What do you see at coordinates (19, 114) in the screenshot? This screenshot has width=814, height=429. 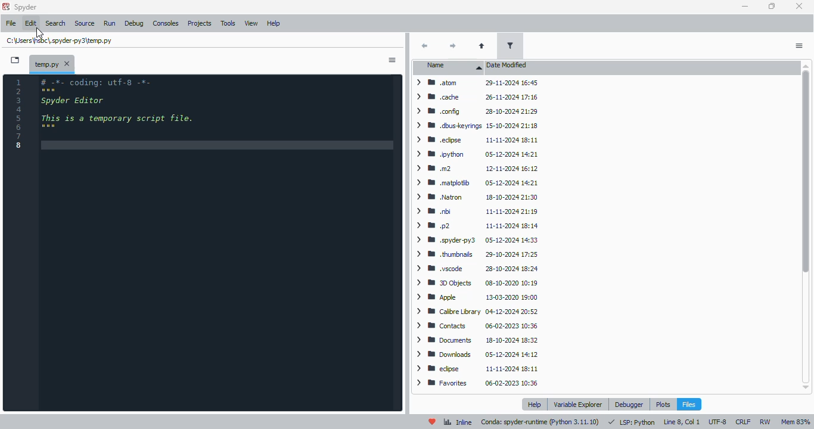 I see `line numbers` at bounding box center [19, 114].